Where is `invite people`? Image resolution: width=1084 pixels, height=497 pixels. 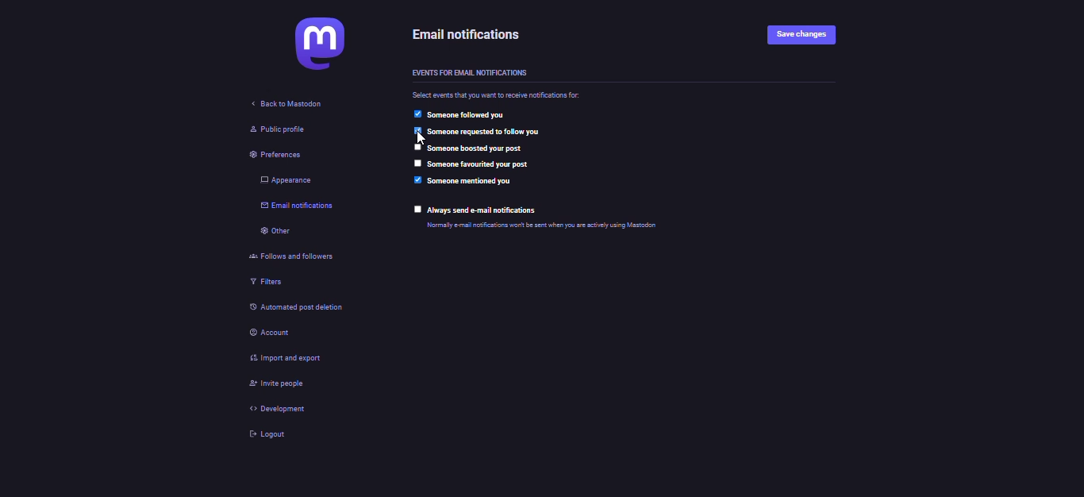 invite people is located at coordinates (272, 384).